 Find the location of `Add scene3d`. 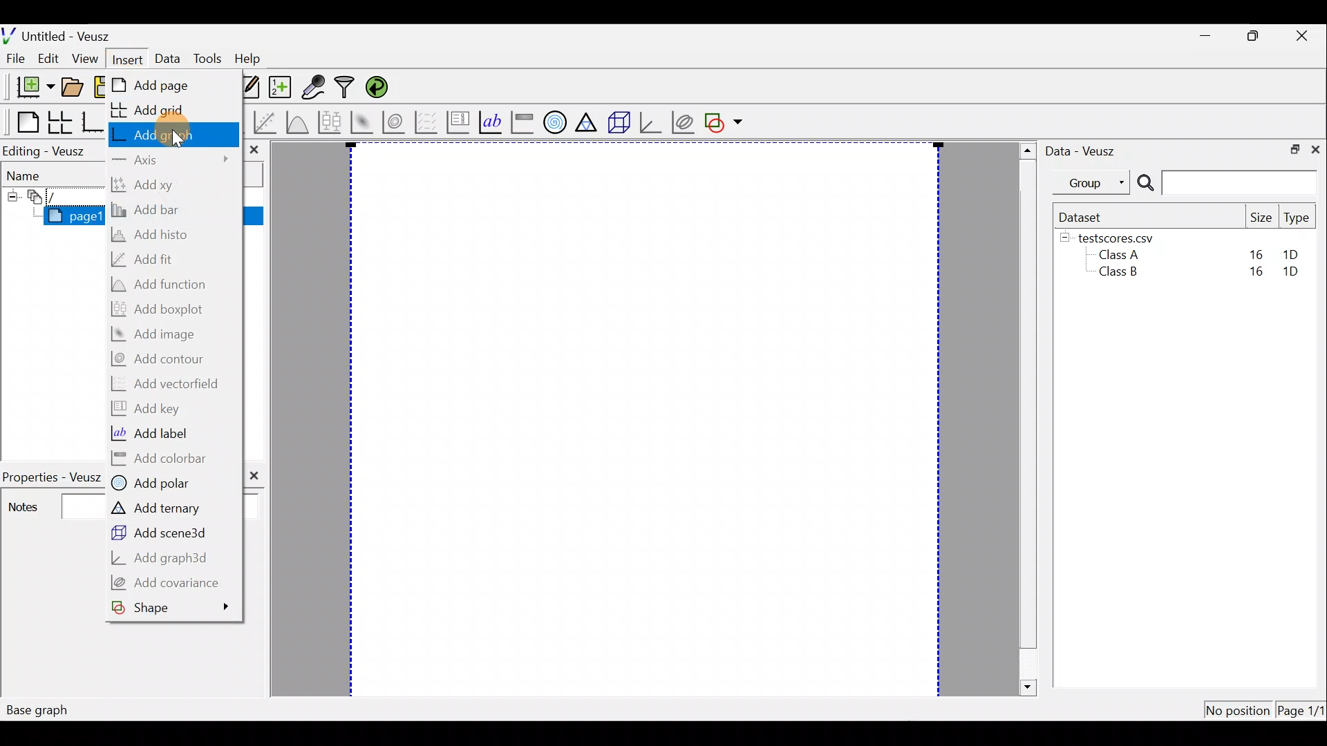

Add scene3d is located at coordinates (159, 533).